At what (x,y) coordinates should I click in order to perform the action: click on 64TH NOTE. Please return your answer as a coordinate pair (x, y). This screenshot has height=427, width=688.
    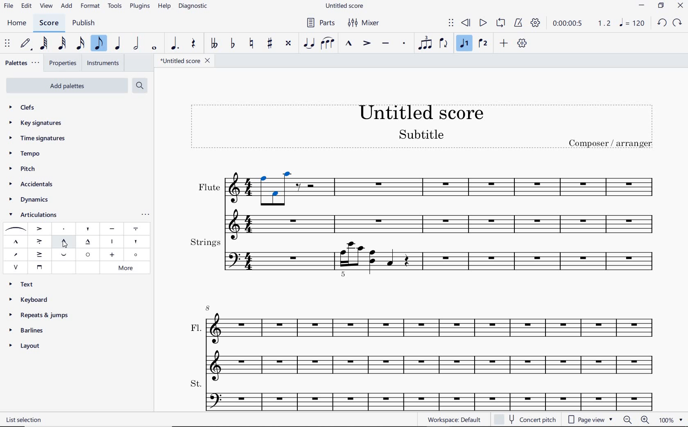
    Looking at the image, I should click on (44, 43).